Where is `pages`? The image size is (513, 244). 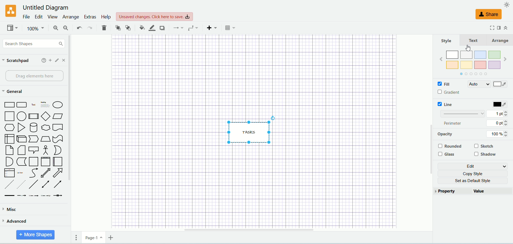
pages is located at coordinates (74, 237).